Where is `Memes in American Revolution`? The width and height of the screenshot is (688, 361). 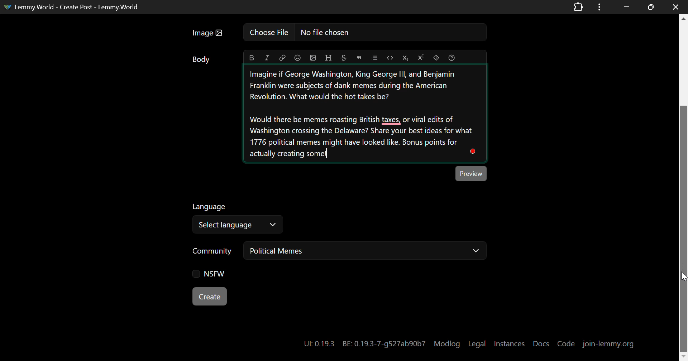 Memes in American Revolution is located at coordinates (365, 114).